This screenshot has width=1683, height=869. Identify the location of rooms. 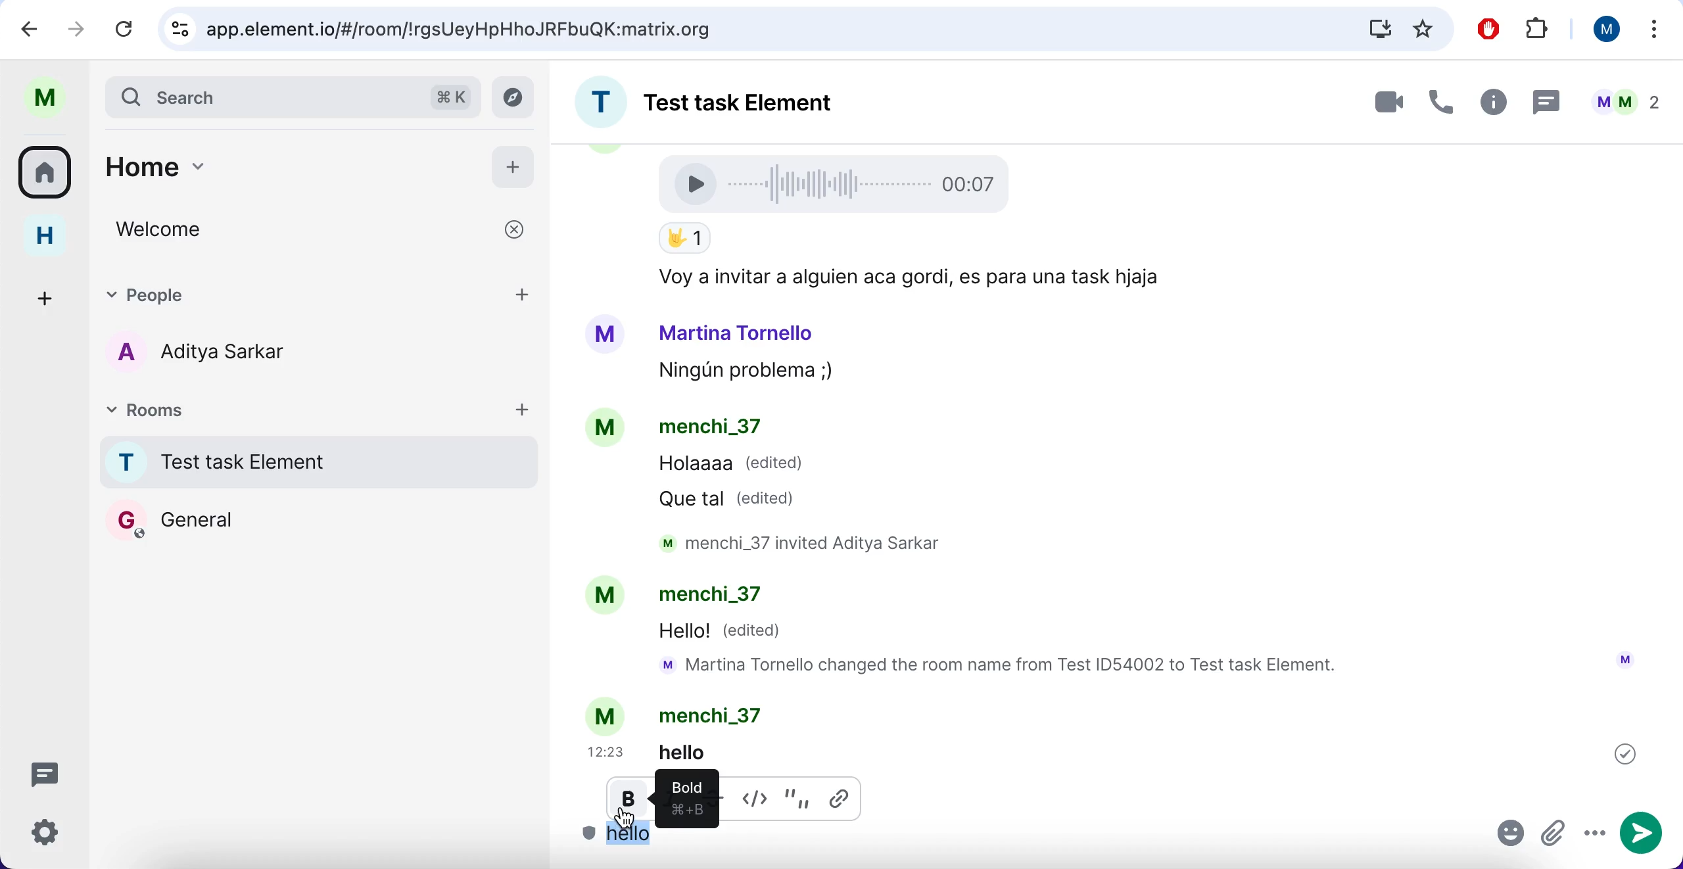
(49, 171).